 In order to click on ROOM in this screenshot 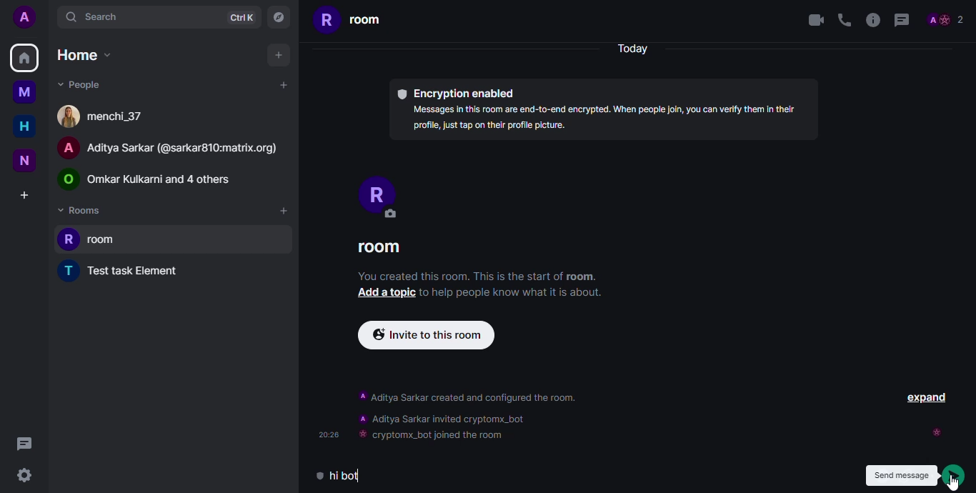, I will do `click(387, 249)`.